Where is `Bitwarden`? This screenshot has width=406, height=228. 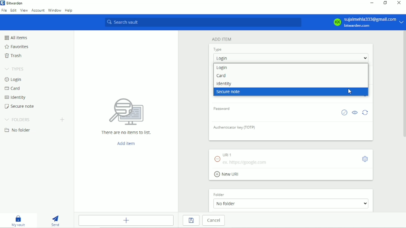 Bitwarden is located at coordinates (13, 3).